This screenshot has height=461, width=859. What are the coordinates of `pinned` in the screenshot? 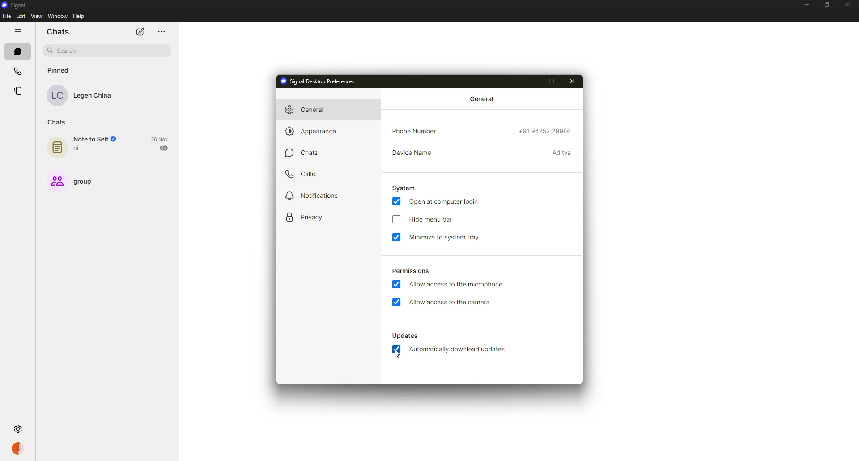 It's located at (59, 70).